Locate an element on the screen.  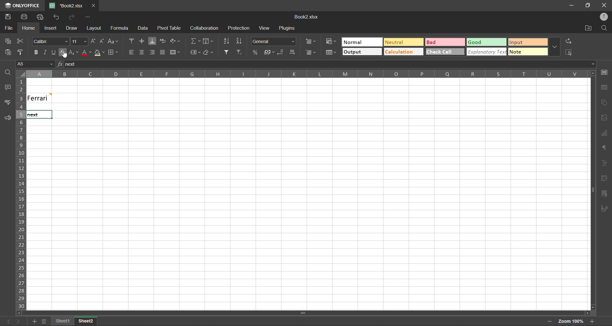
open location is located at coordinates (587, 29).